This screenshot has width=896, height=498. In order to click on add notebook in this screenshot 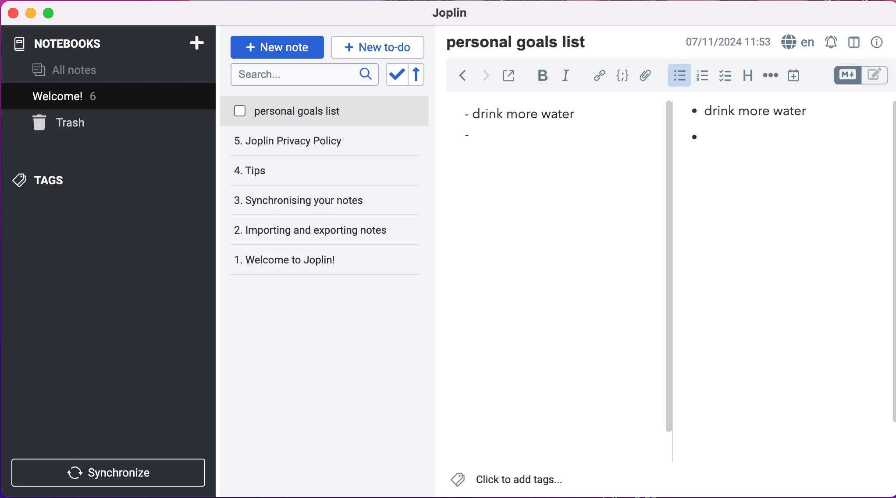, I will do `click(198, 45)`.